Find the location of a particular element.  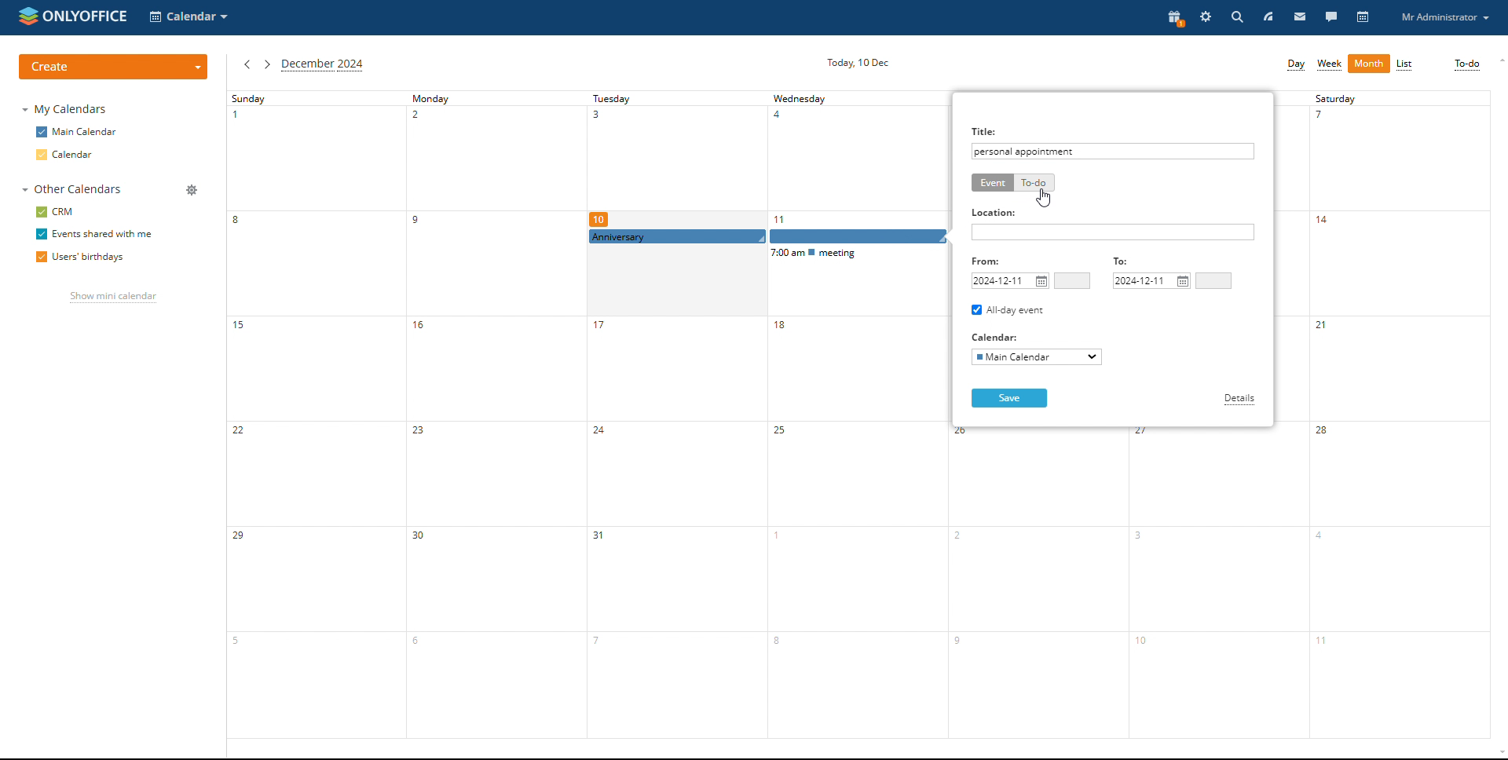

event title is located at coordinates (1027, 151).